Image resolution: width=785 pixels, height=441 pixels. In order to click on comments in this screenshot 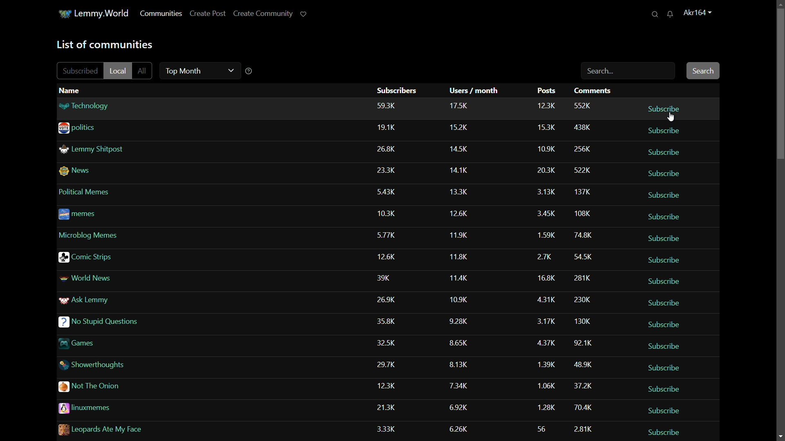, I will do `click(585, 255)`.